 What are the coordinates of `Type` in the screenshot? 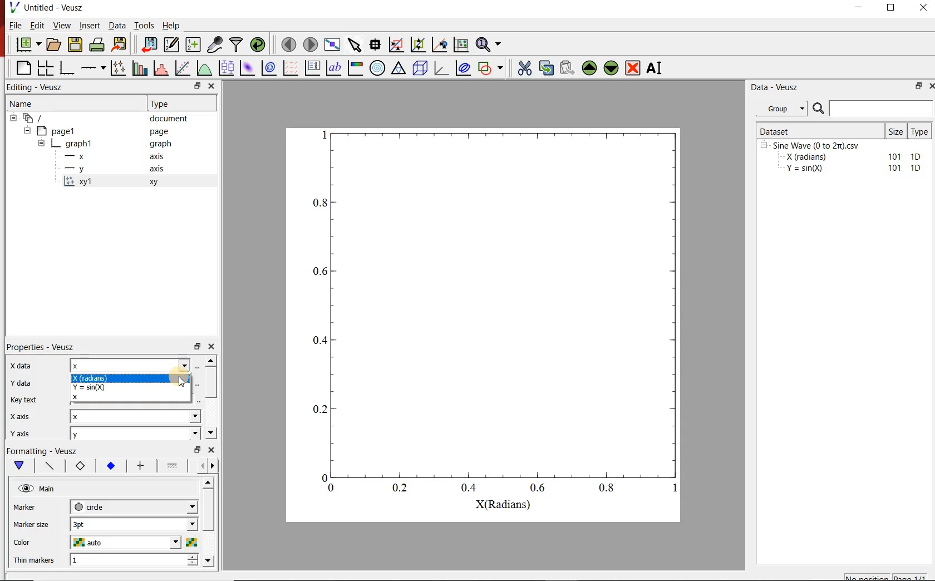 It's located at (922, 130).